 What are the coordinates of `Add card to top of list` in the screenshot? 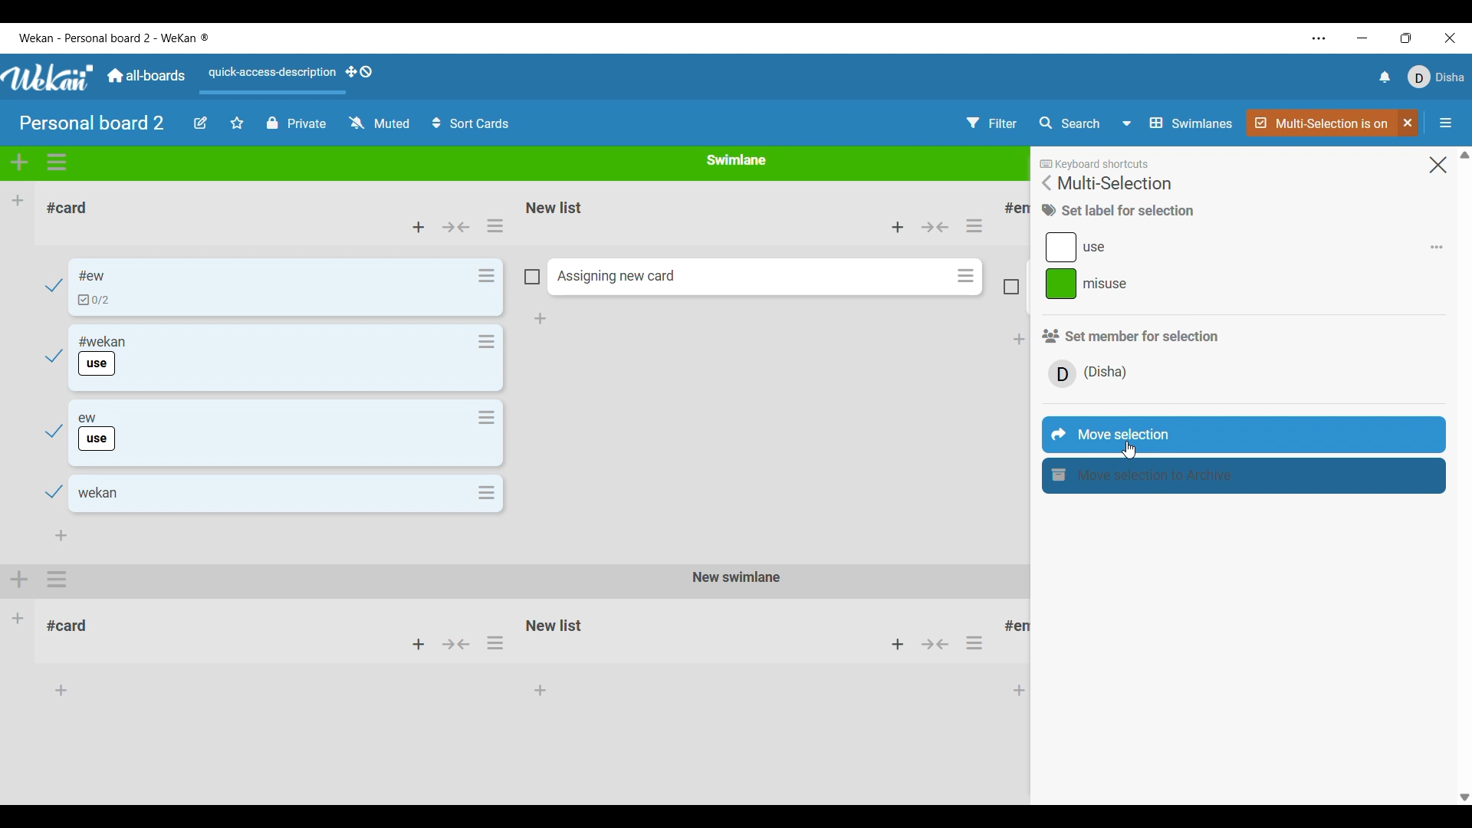 It's located at (419, 227).